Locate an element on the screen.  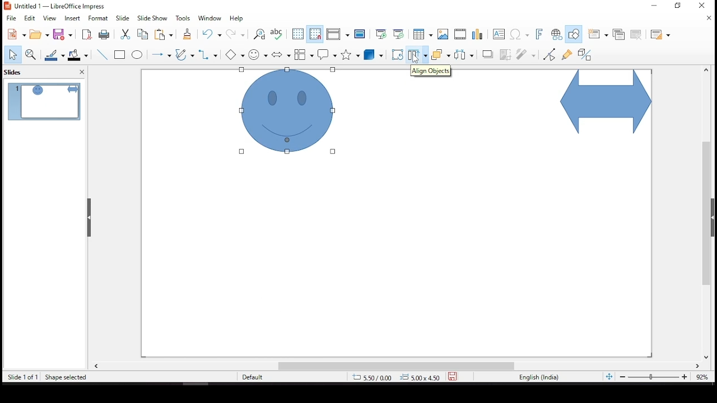
display grid is located at coordinates (297, 33).